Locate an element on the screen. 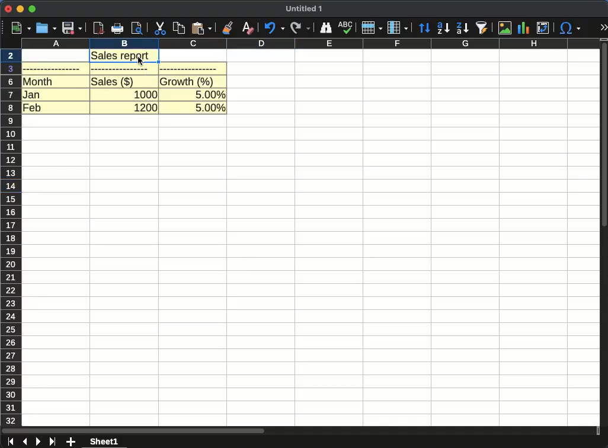 The height and width of the screenshot is (448, 608). spell check is located at coordinates (345, 27).